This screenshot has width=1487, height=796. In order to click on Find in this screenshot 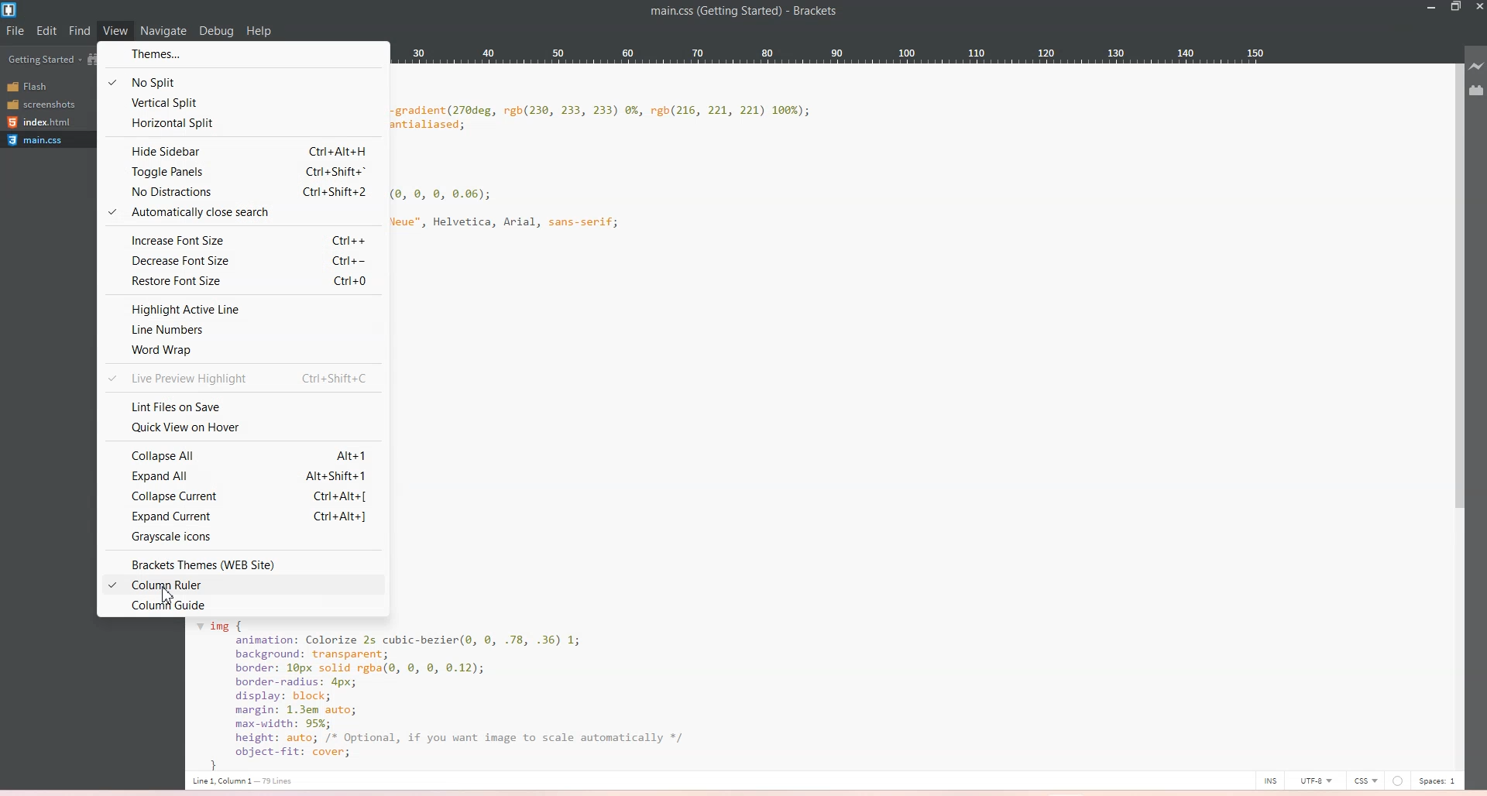, I will do `click(80, 30)`.